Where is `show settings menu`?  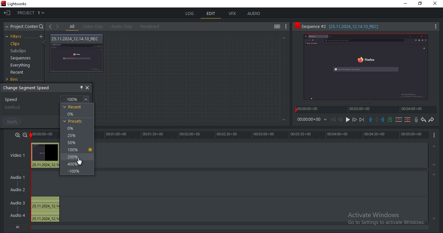 show settings menu is located at coordinates (287, 27).